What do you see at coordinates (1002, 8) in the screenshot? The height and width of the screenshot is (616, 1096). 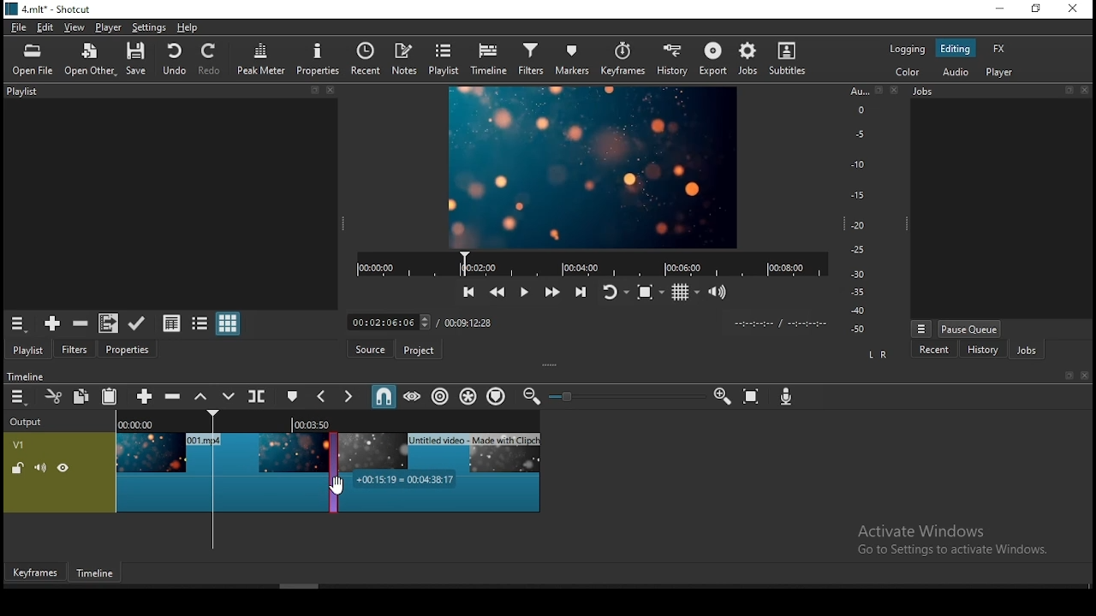 I see `minimize` at bounding box center [1002, 8].